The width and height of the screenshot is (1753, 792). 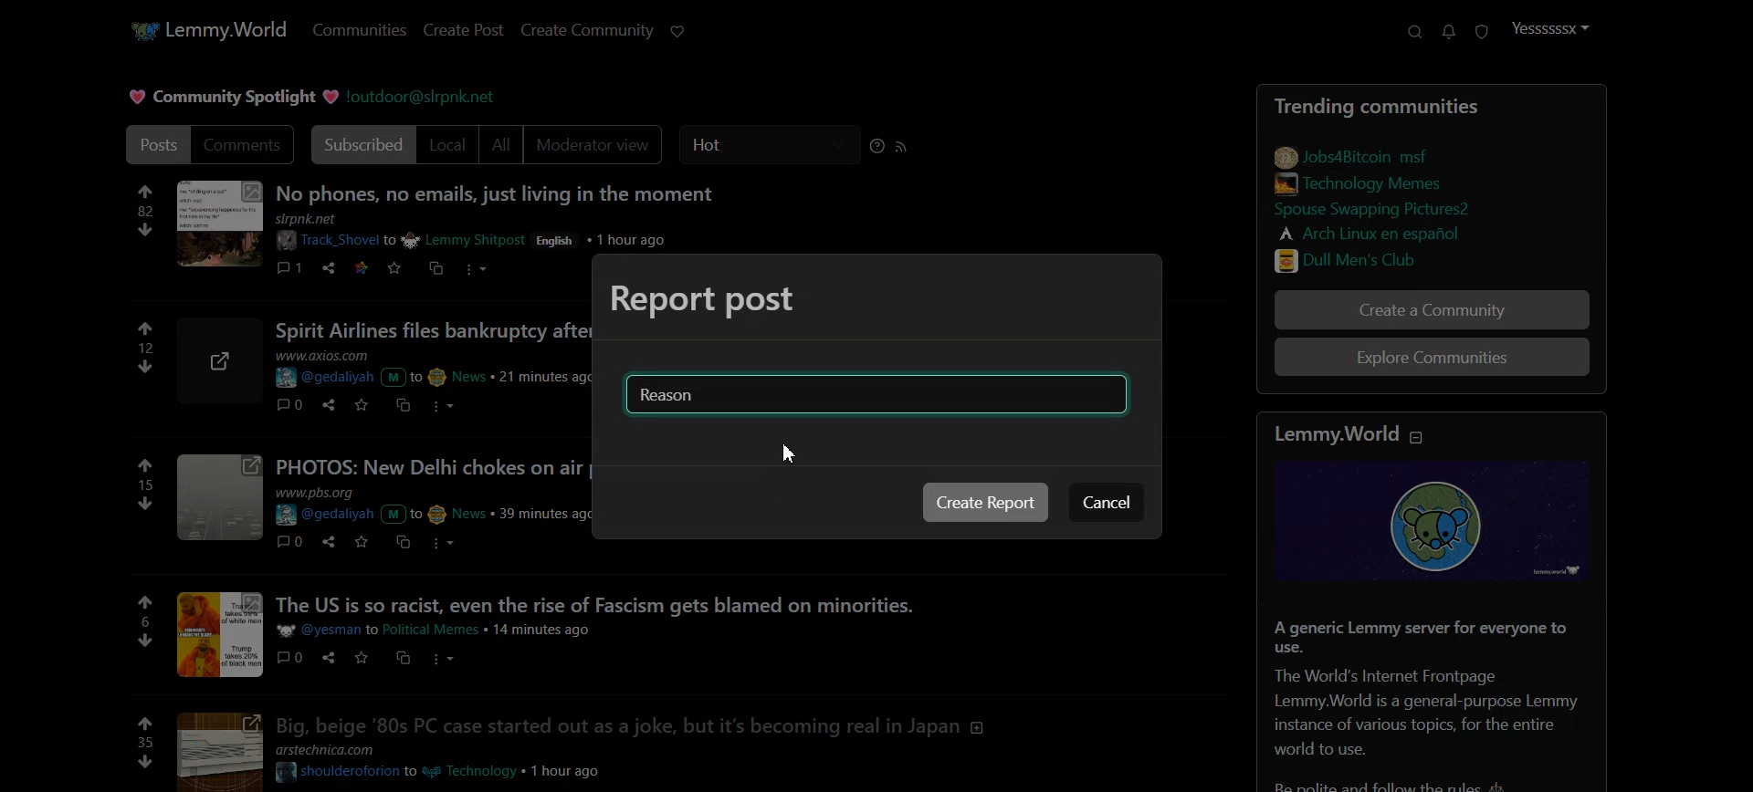 What do you see at coordinates (1439, 699) in the screenshot?
I see `Text` at bounding box center [1439, 699].